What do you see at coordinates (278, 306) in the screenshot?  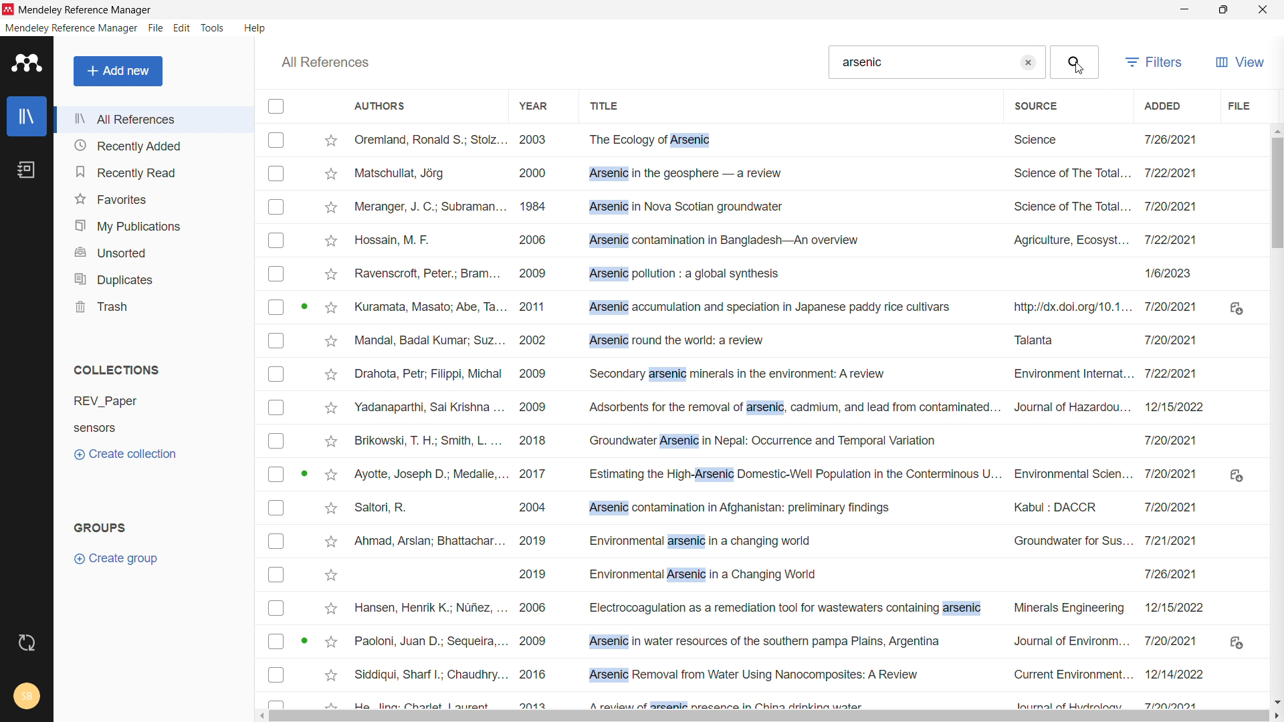 I see `Checkbox` at bounding box center [278, 306].